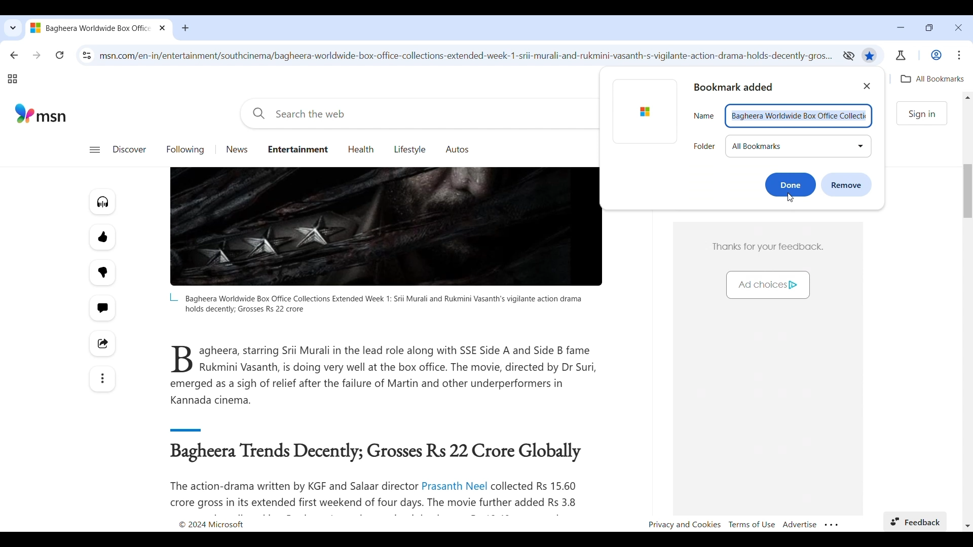 The image size is (973, 547). Describe the element at coordinates (410, 149) in the screenshot. I see `Go to lifestyle page` at that location.